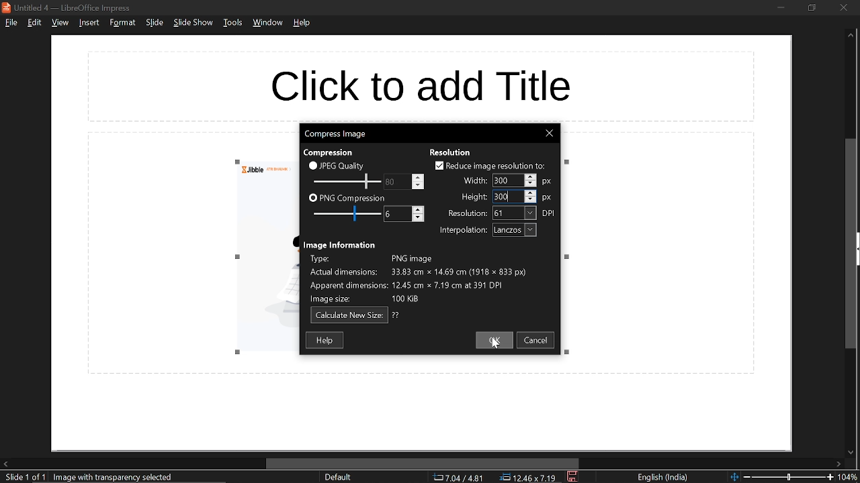  What do you see at coordinates (420, 463) in the screenshot?
I see `horizontal scrollbar` at bounding box center [420, 463].